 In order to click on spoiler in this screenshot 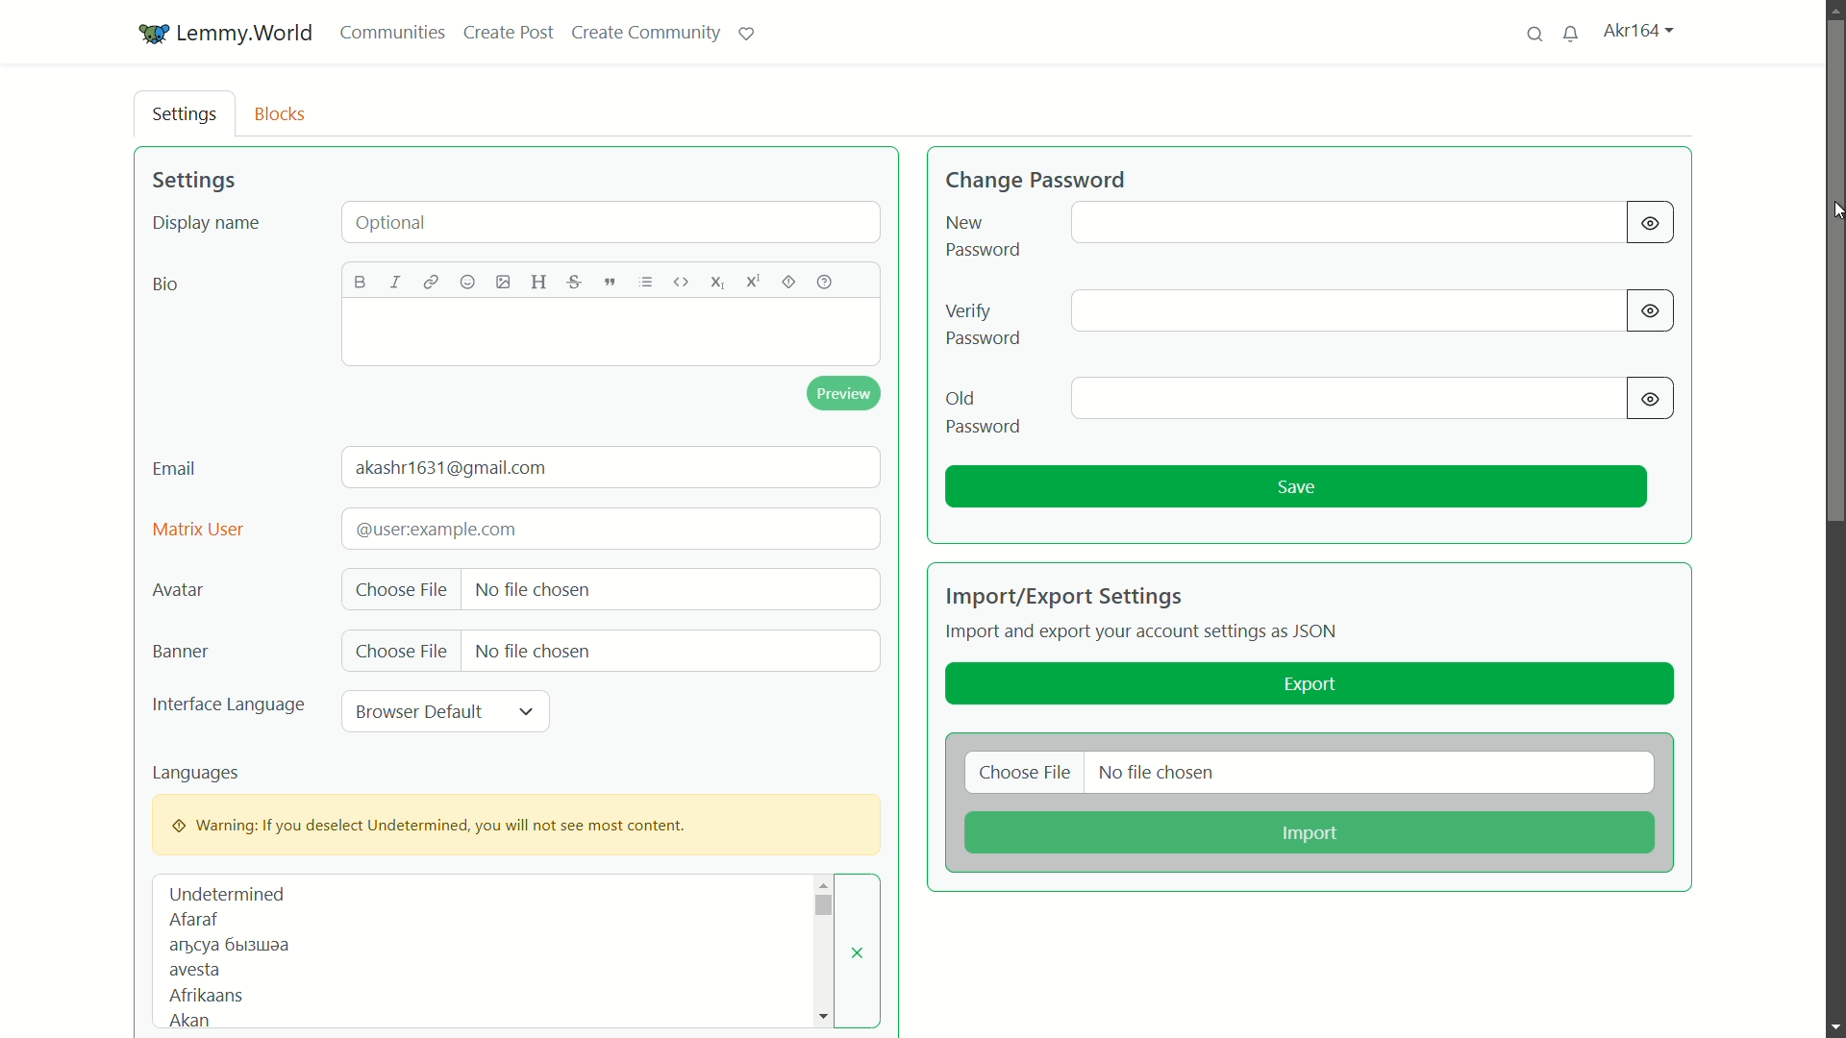, I will do `click(787, 284)`.